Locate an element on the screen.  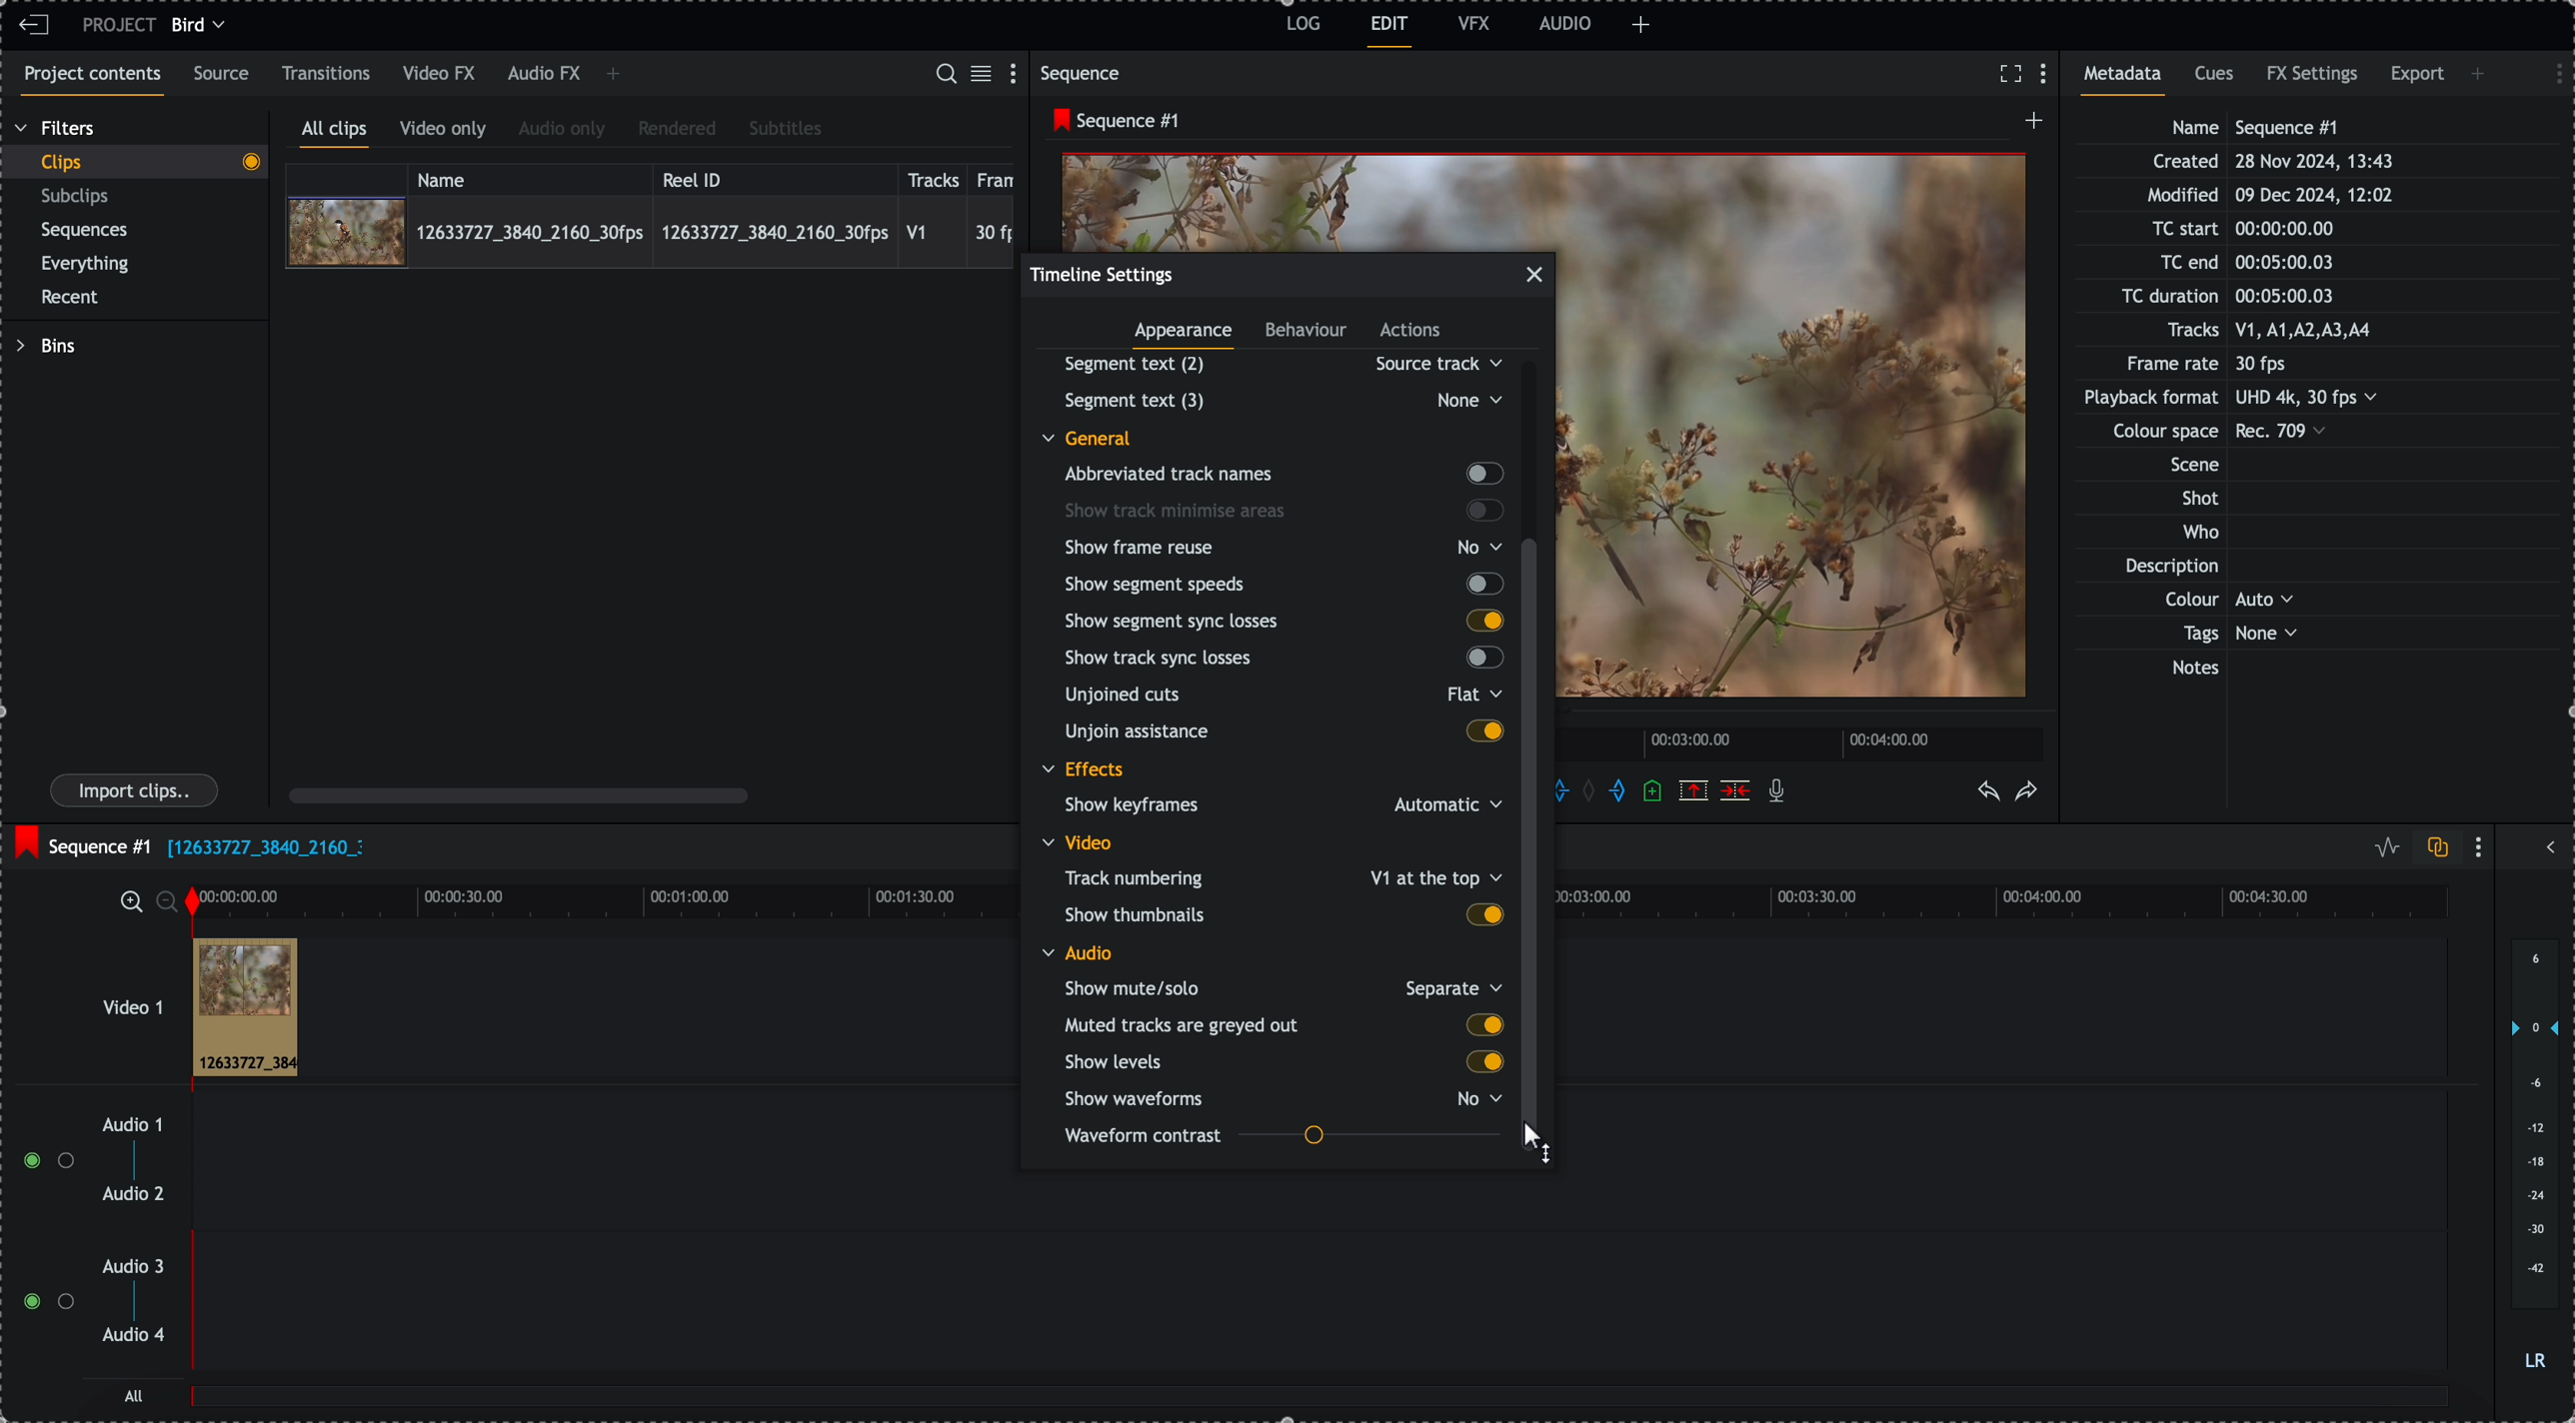
add panel is located at coordinates (2481, 74).